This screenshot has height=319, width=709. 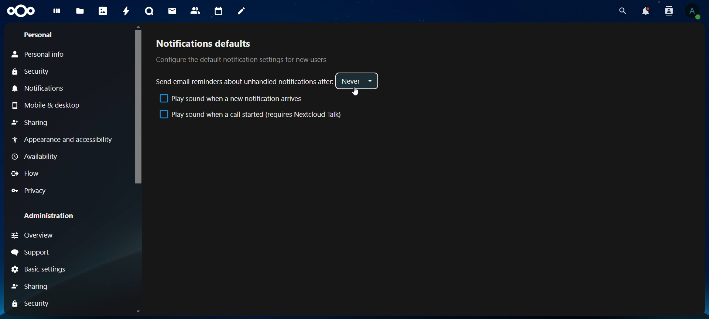 What do you see at coordinates (66, 141) in the screenshot?
I see `Appearance and accessibility` at bounding box center [66, 141].